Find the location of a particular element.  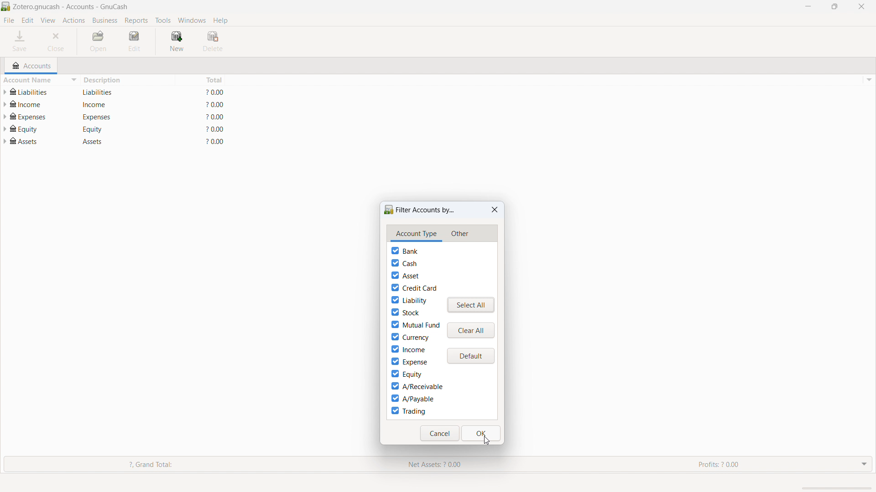

sort by account name is located at coordinates (39, 80).